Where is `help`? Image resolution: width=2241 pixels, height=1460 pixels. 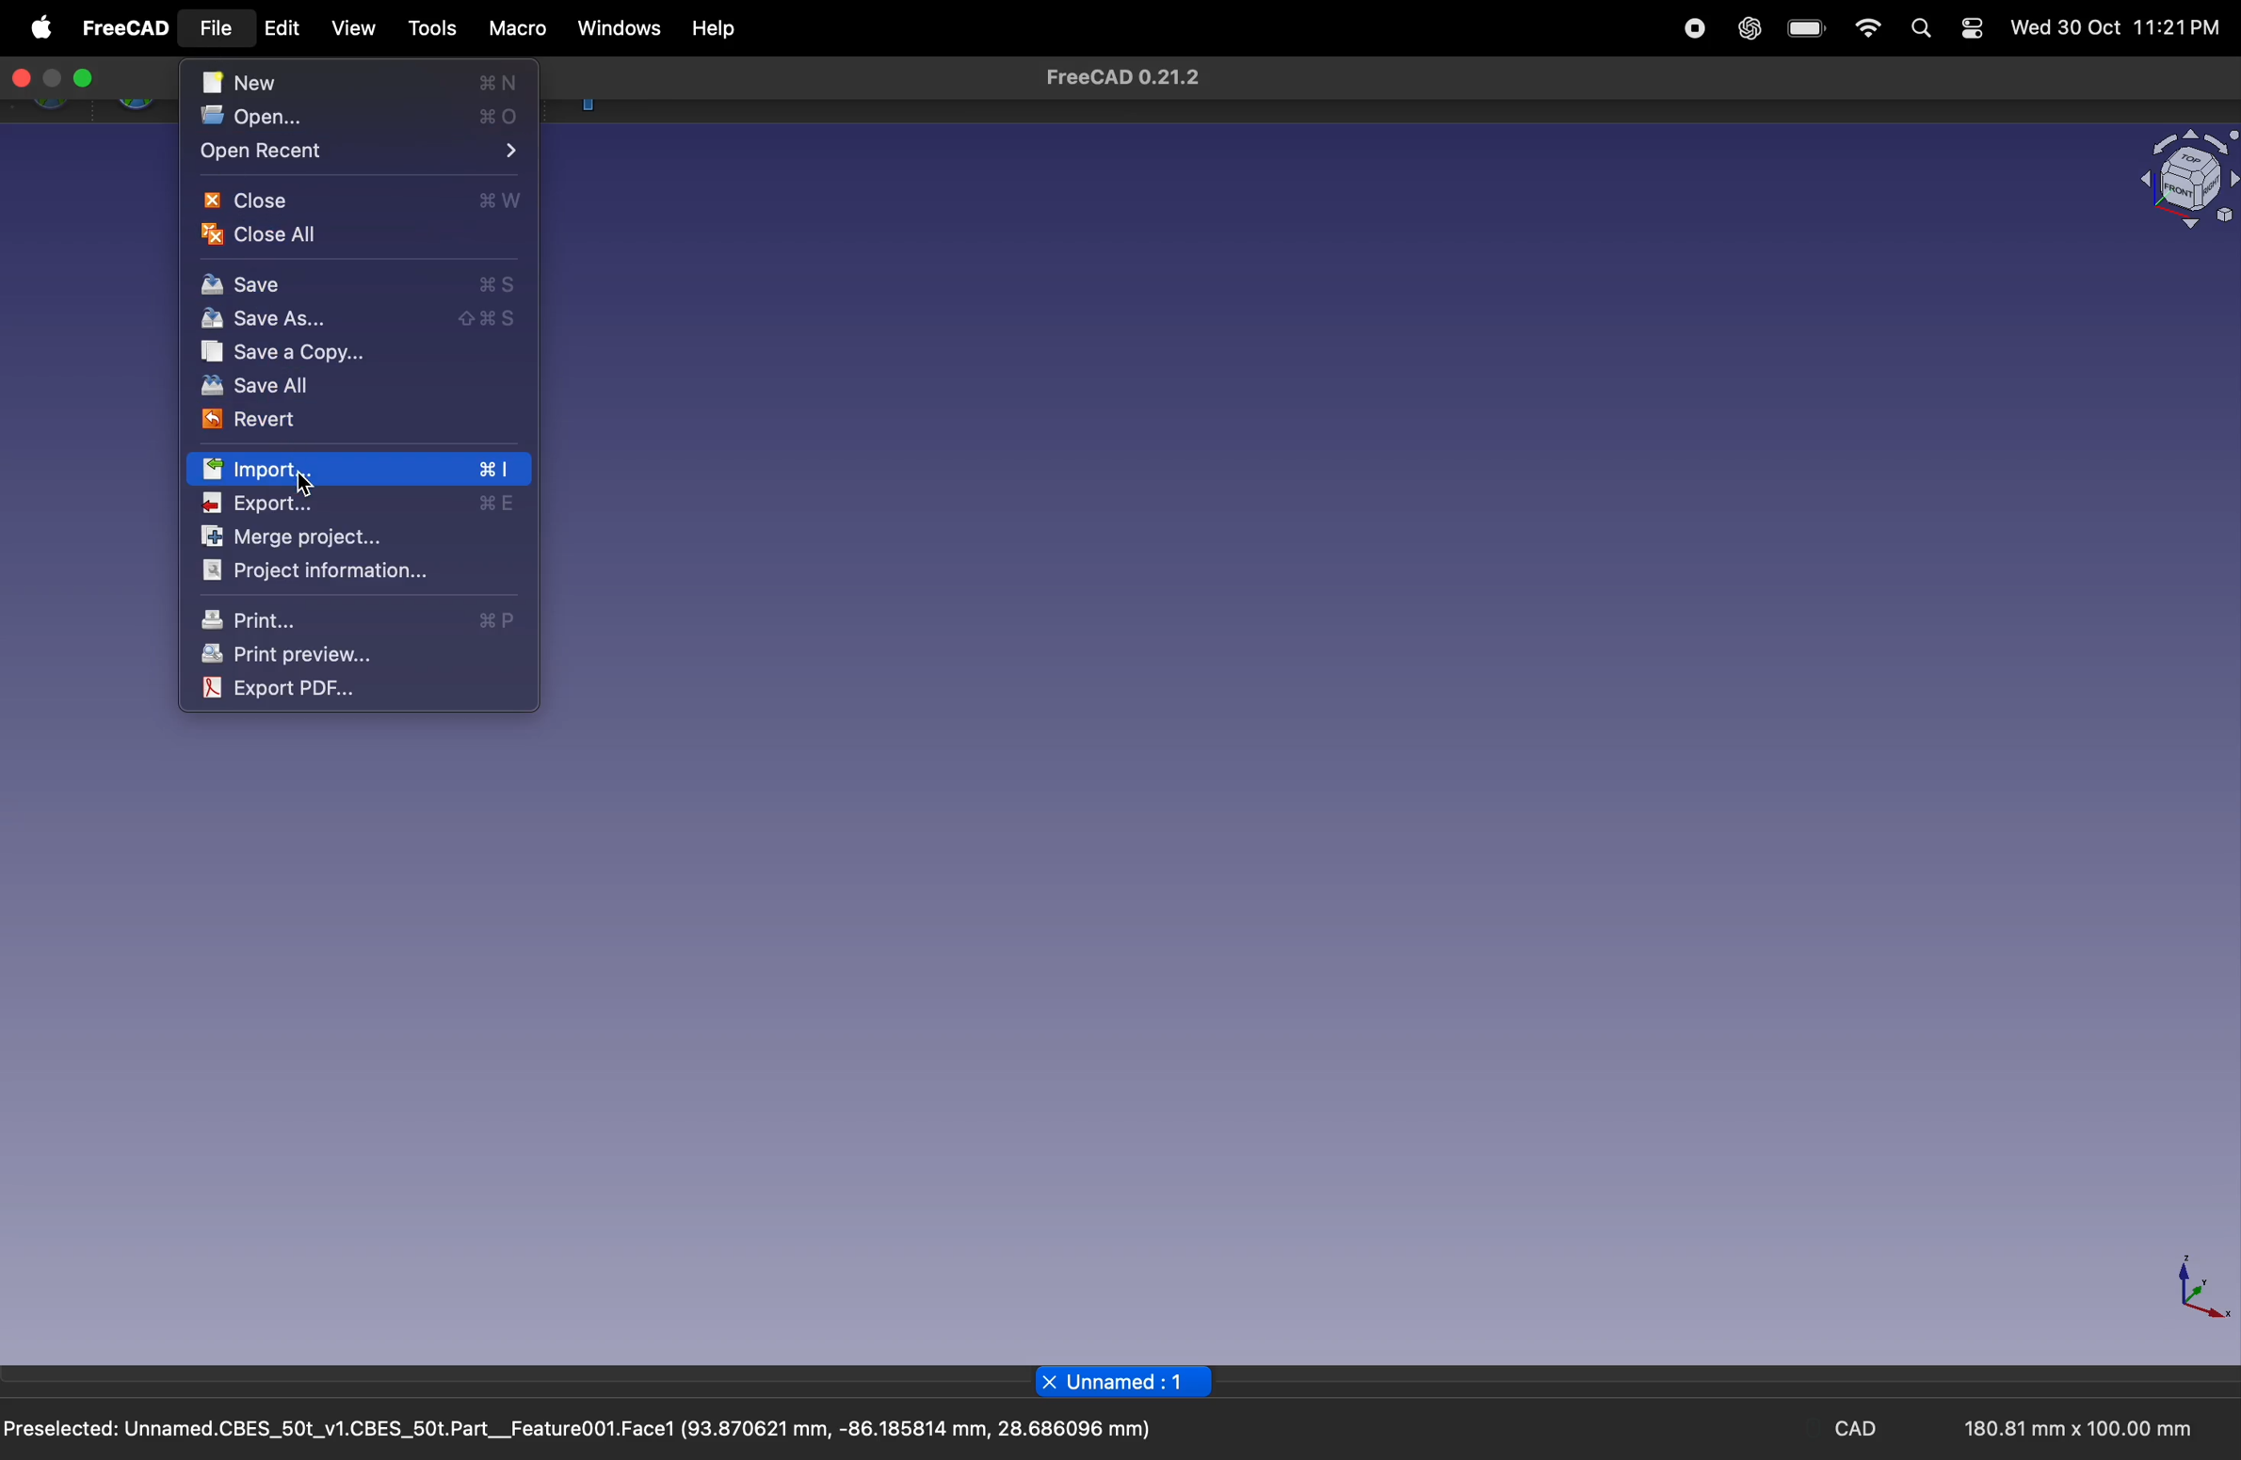
help is located at coordinates (711, 29).